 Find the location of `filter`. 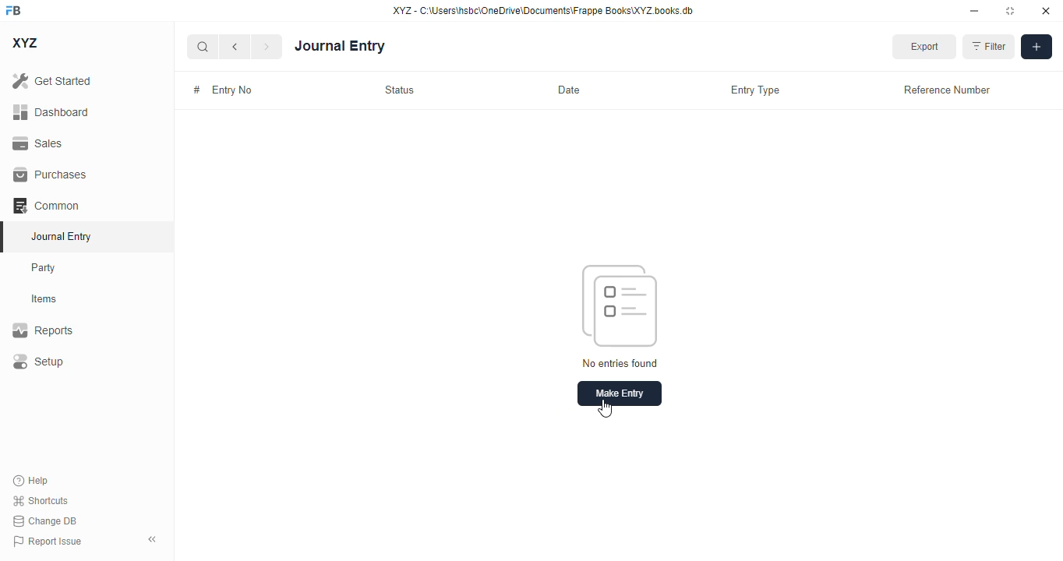

filter is located at coordinates (991, 48).